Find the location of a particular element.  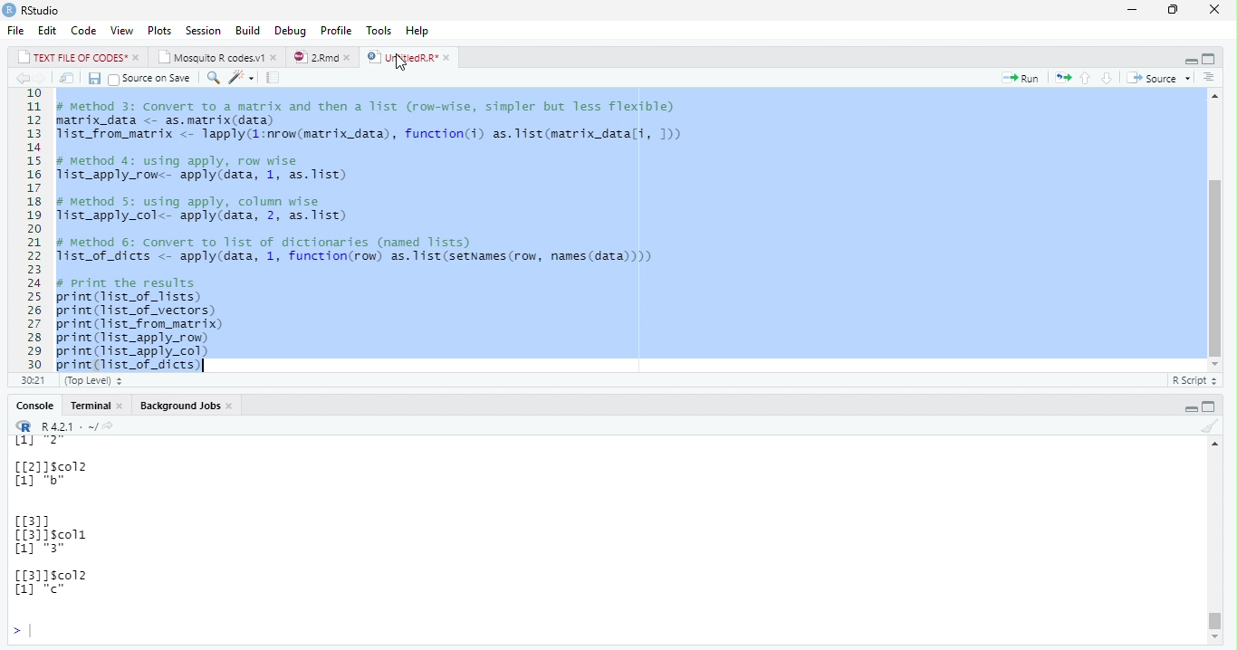

typing cursor is located at coordinates (37, 631).